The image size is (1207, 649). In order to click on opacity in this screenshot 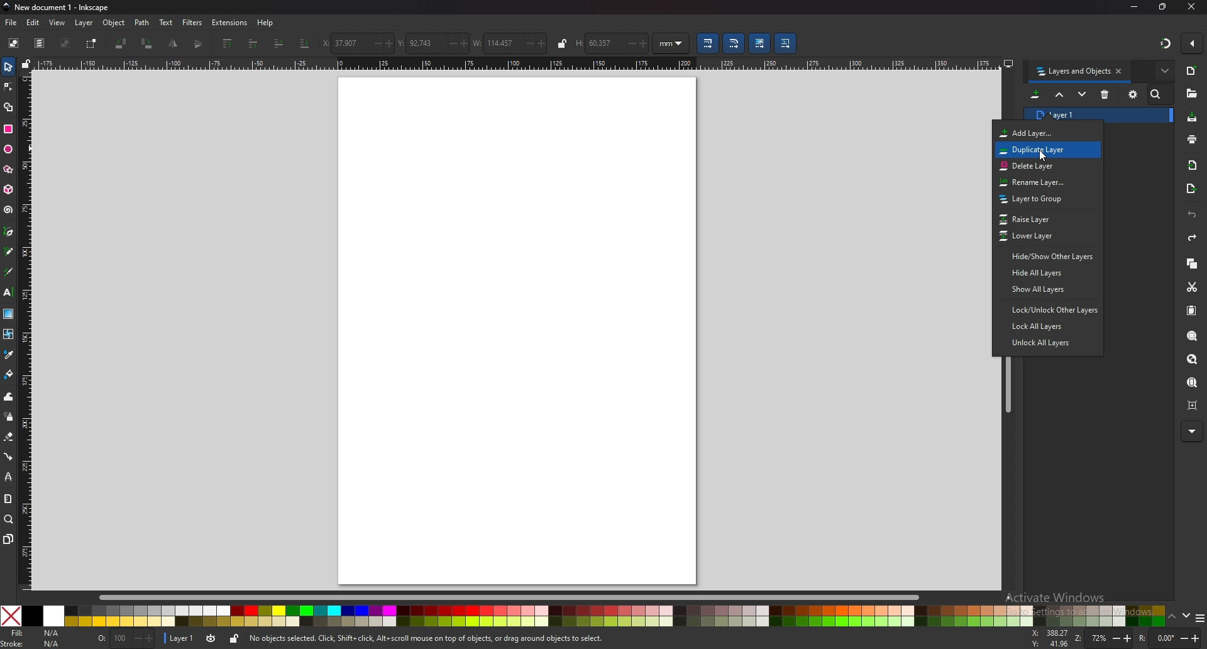, I will do `click(125, 637)`.